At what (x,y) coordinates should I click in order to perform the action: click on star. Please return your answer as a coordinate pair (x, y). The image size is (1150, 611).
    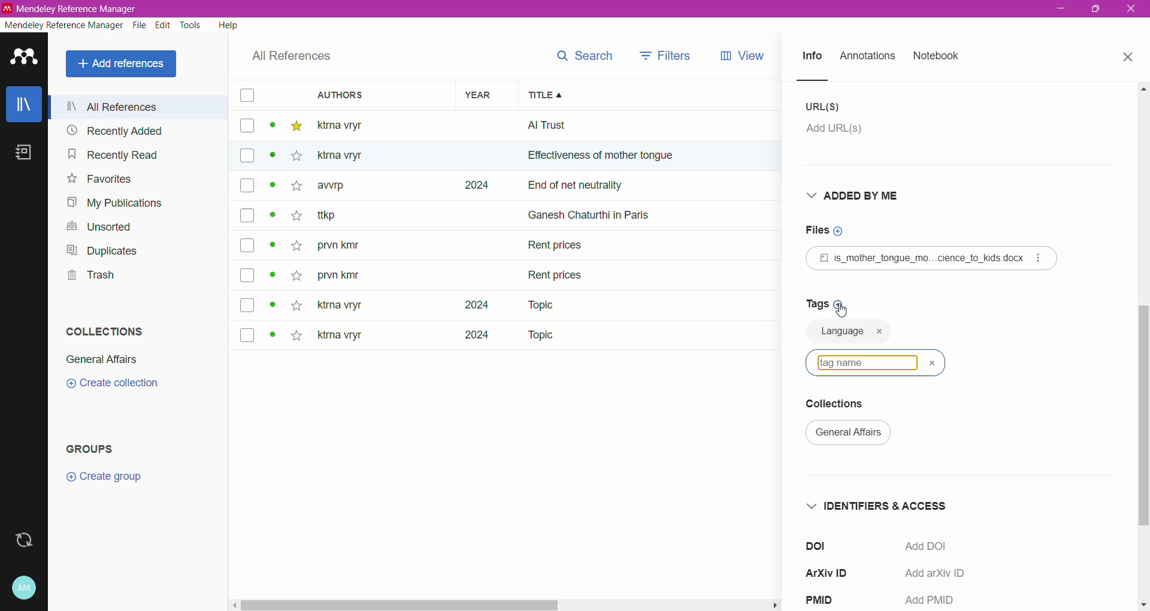
    Looking at the image, I should click on (294, 218).